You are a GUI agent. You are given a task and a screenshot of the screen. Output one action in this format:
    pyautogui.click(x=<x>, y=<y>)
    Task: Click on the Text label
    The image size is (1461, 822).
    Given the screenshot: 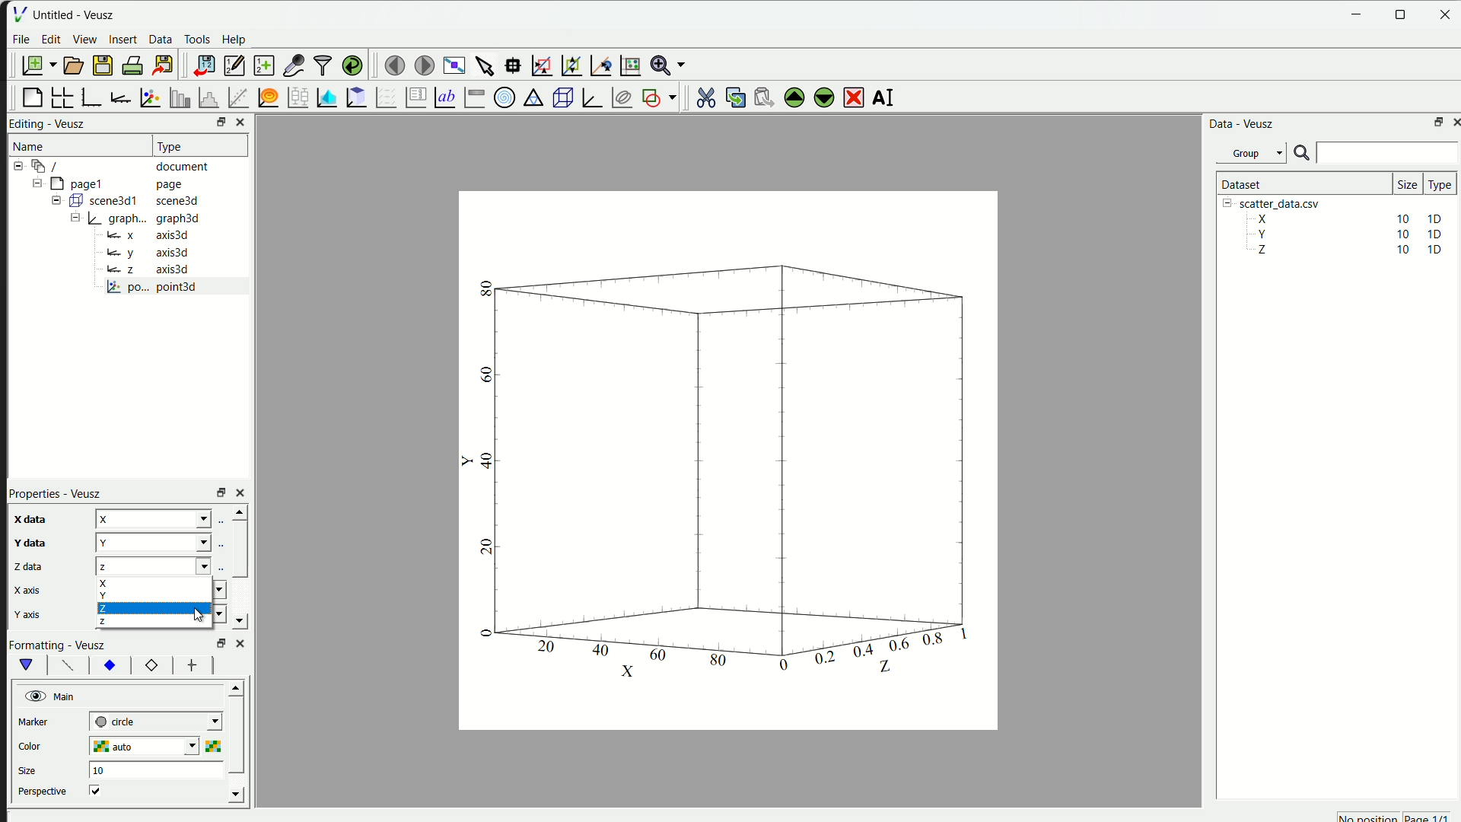 What is the action you would take?
    pyautogui.click(x=444, y=98)
    